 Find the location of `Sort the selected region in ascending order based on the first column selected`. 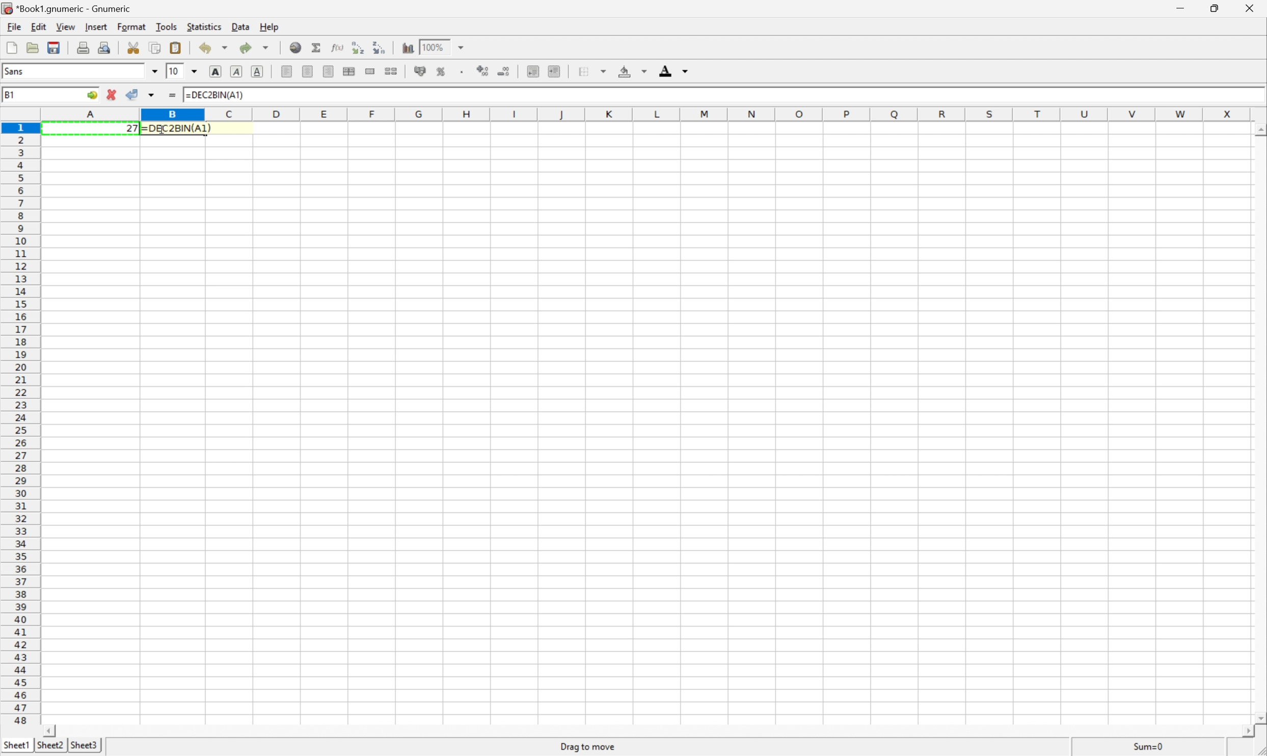

Sort the selected region in ascending order based on the first column selected is located at coordinates (358, 46).